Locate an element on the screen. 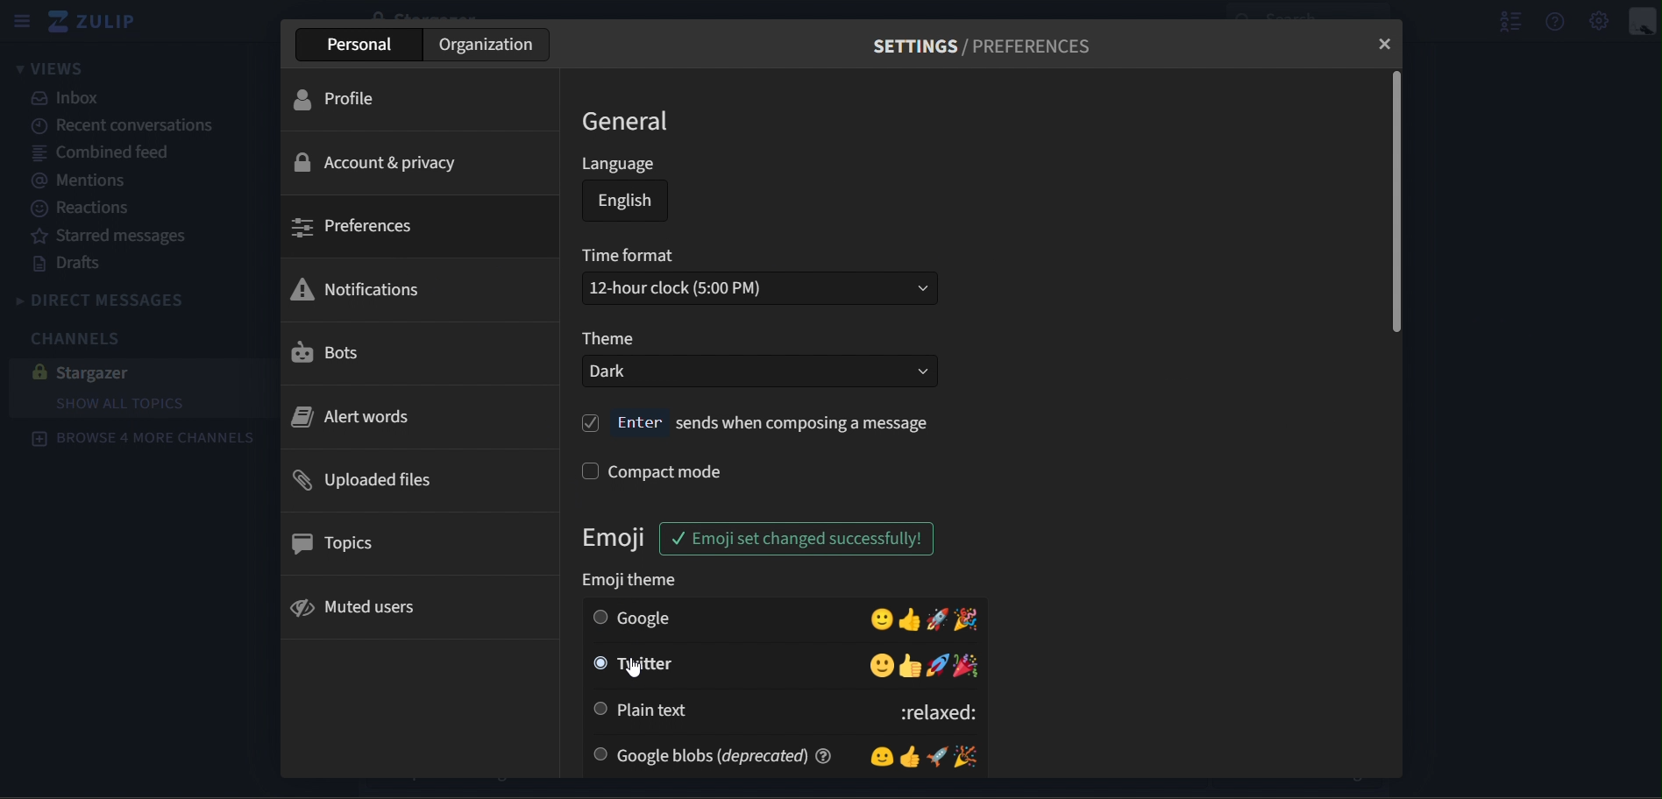 The width and height of the screenshot is (1662, 799). personal  is located at coordinates (361, 46).